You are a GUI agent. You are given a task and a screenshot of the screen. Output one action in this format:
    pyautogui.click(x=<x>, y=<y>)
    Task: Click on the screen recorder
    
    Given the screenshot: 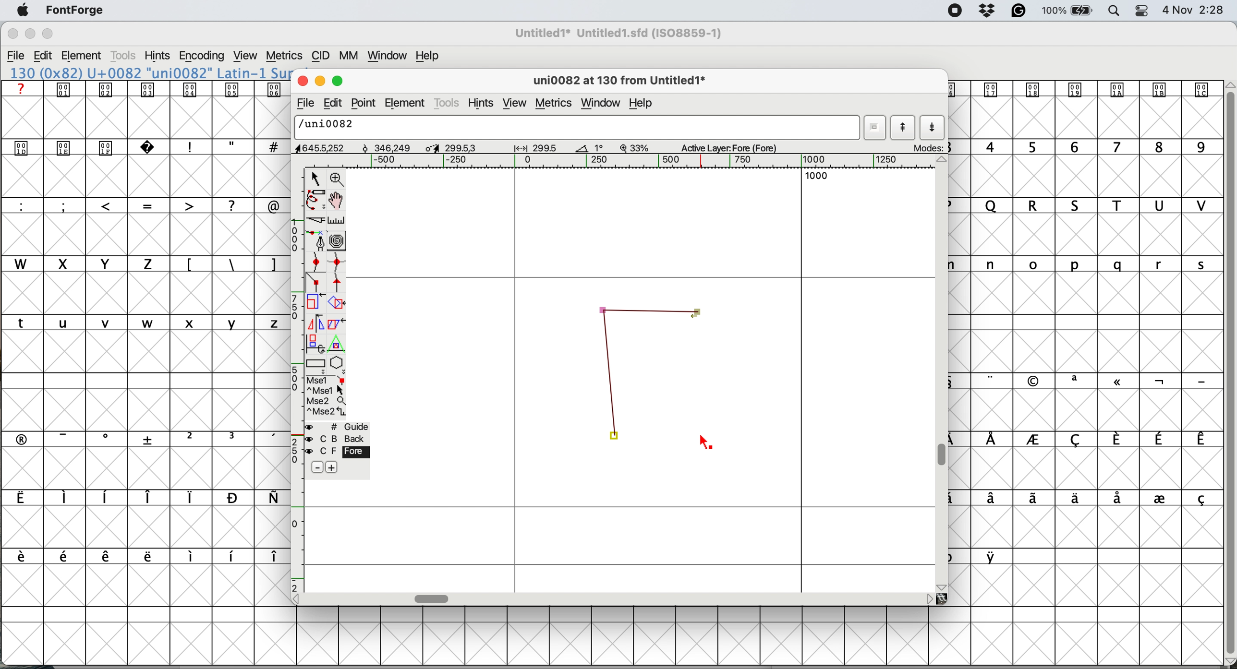 What is the action you would take?
    pyautogui.click(x=956, y=11)
    